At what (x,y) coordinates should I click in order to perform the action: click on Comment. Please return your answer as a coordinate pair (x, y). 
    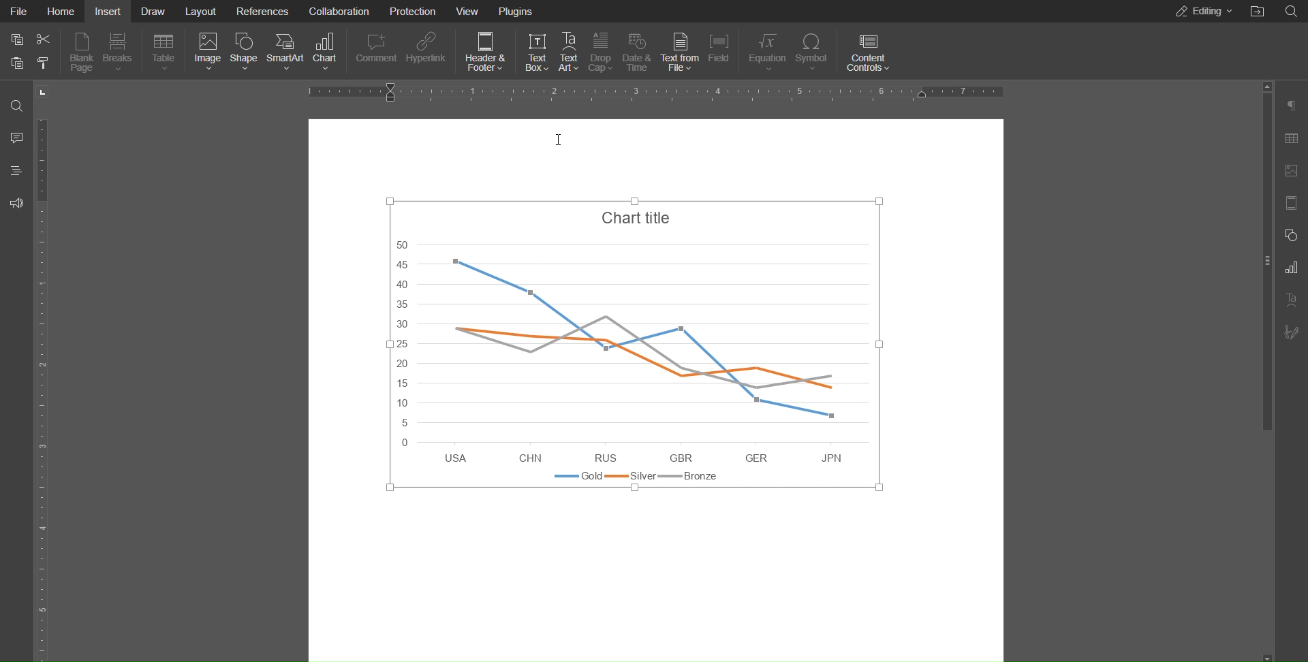
    Looking at the image, I should click on (376, 52).